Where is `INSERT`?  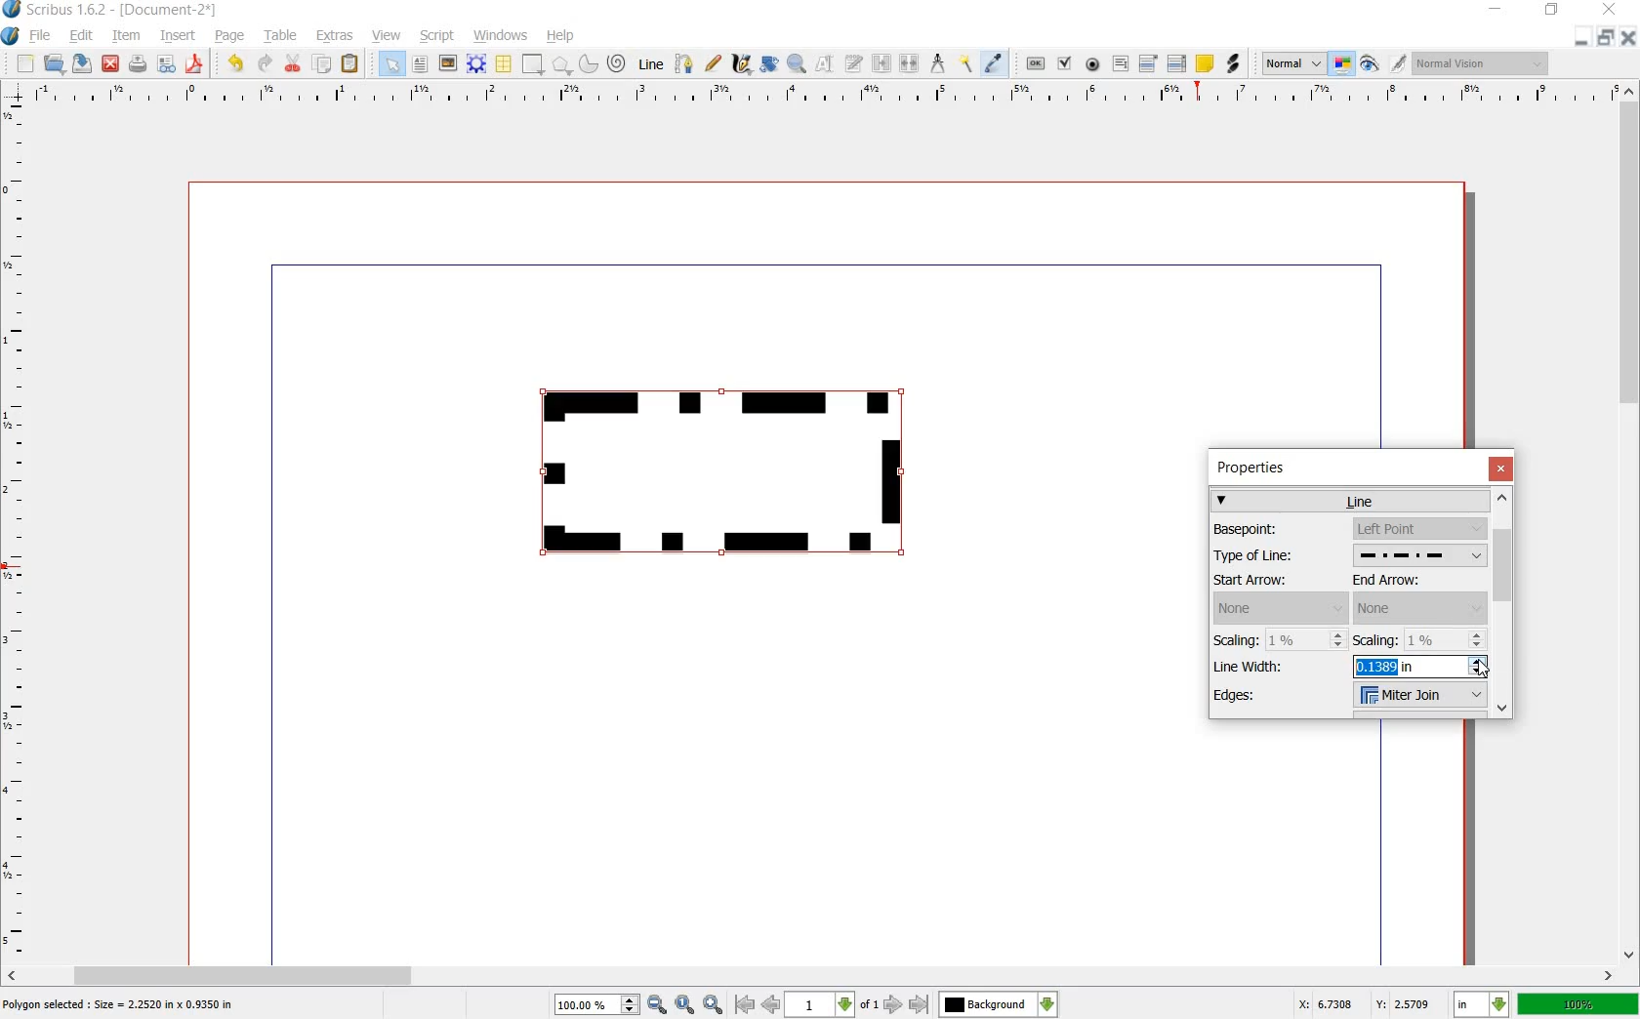 INSERT is located at coordinates (178, 36).